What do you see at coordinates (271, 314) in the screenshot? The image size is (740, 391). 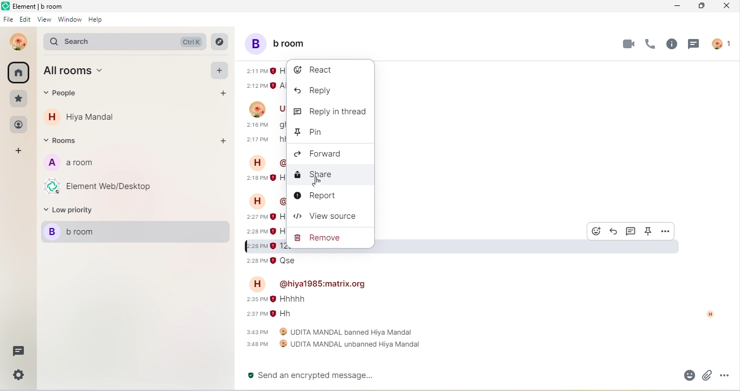 I see `2:37 pm Hh` at bounding box center [271, 314].